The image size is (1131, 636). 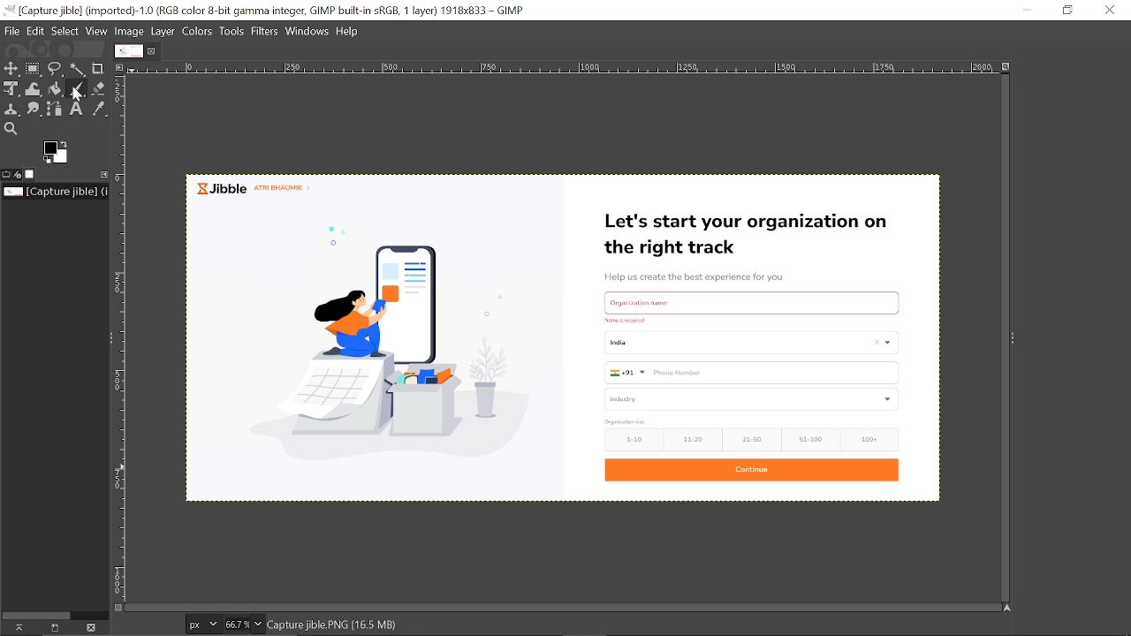 What do you see at coordinates (1013, 338) in the screenshot?
I see `Expand` at bounding box center [1013, 338].